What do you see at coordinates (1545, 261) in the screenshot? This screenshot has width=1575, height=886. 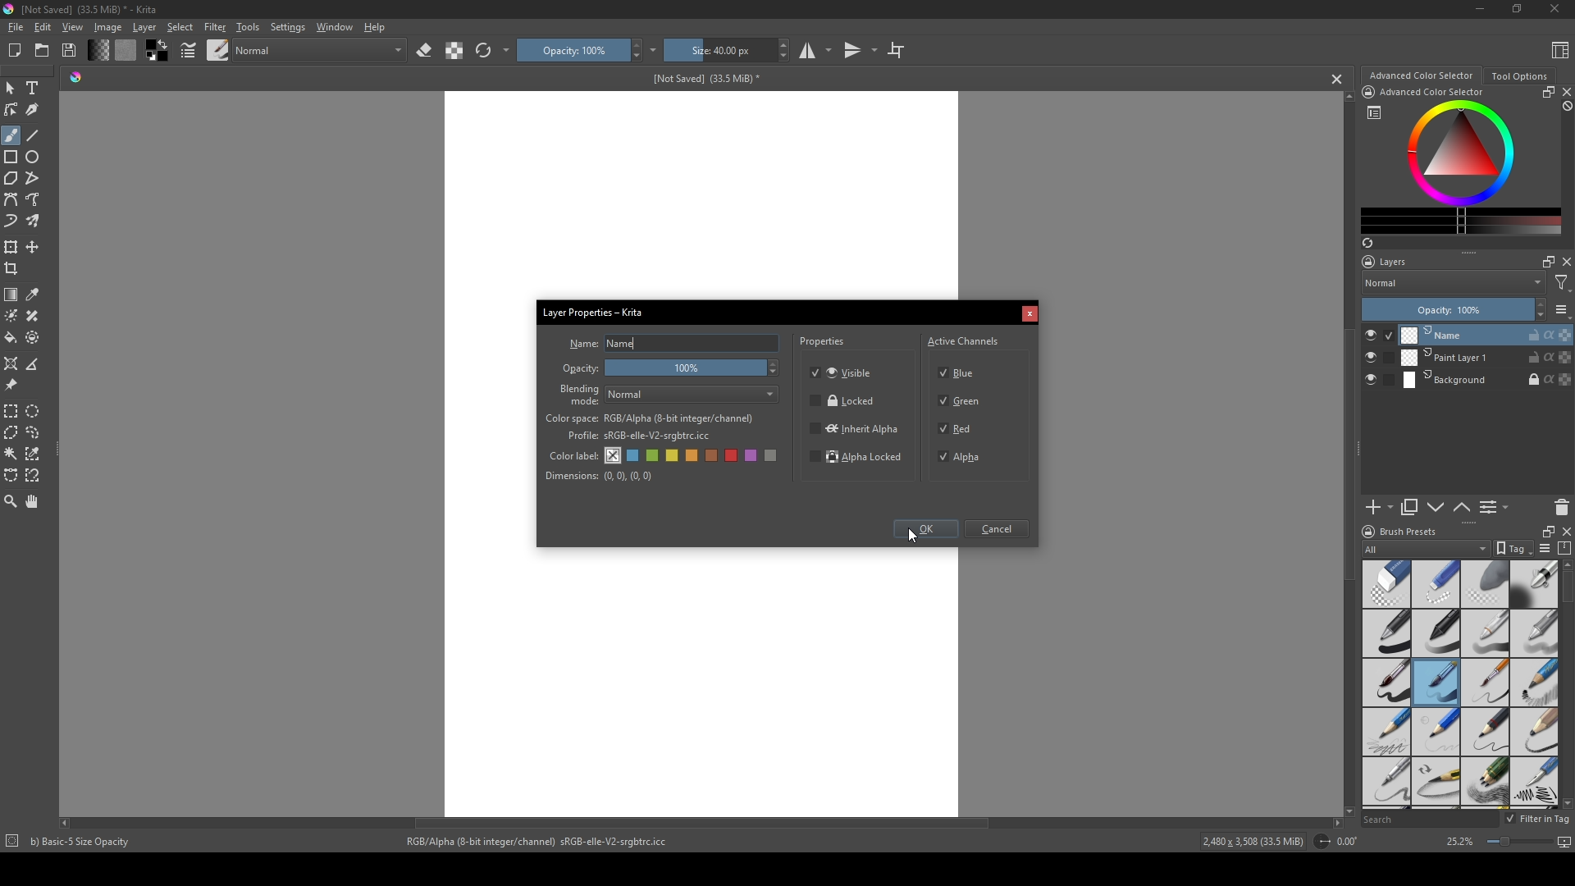 I see `maximize` at bounding box center [1545, 261].